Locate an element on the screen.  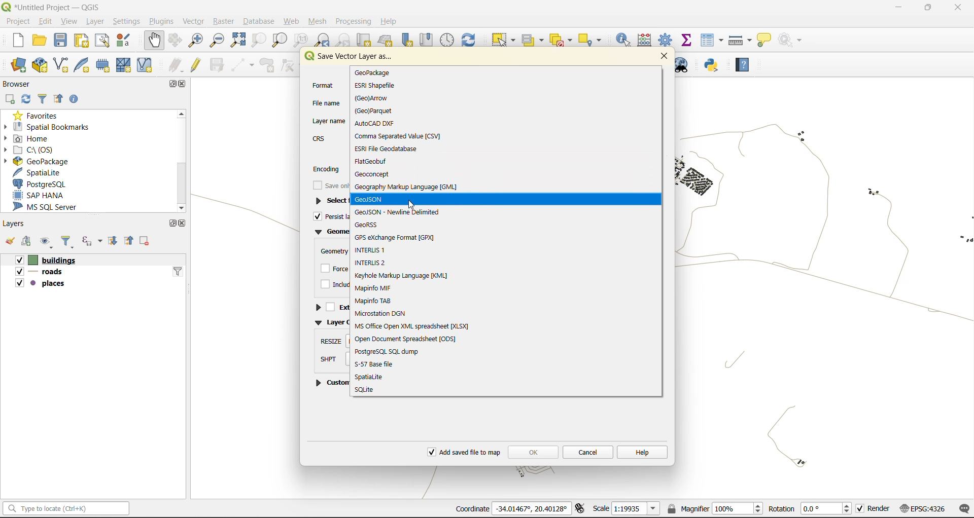
deselect value is located at coordinates (563, 41).